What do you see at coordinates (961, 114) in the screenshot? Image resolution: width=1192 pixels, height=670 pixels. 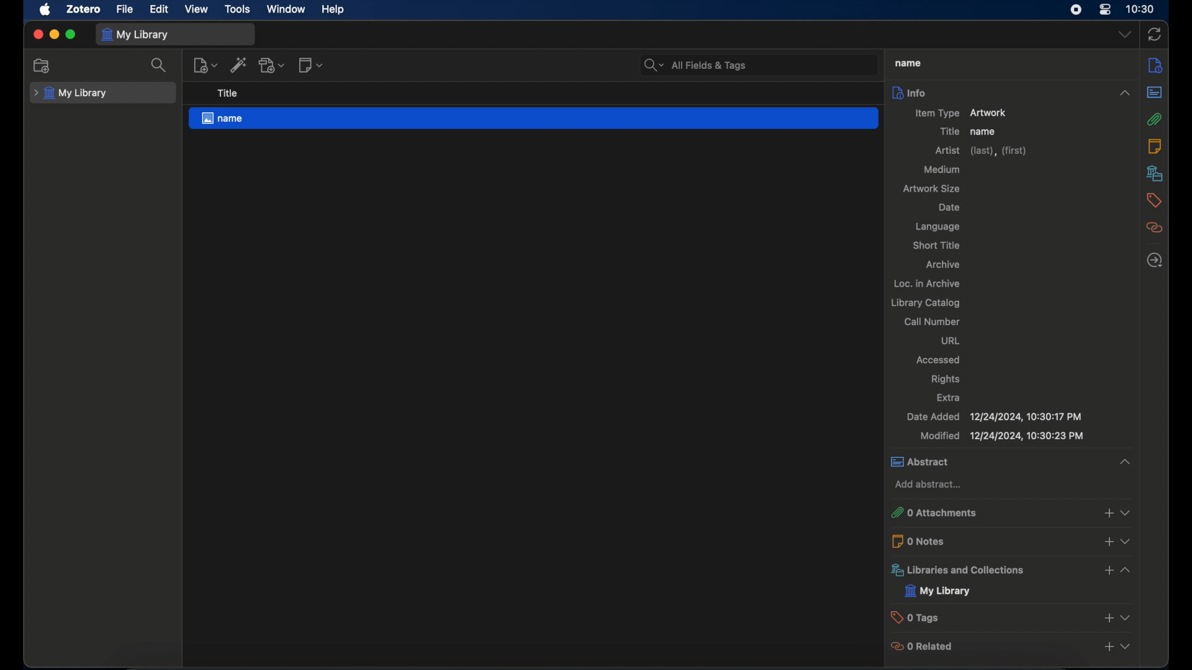 I see `new item artwork` at bounding box center [961, 114].